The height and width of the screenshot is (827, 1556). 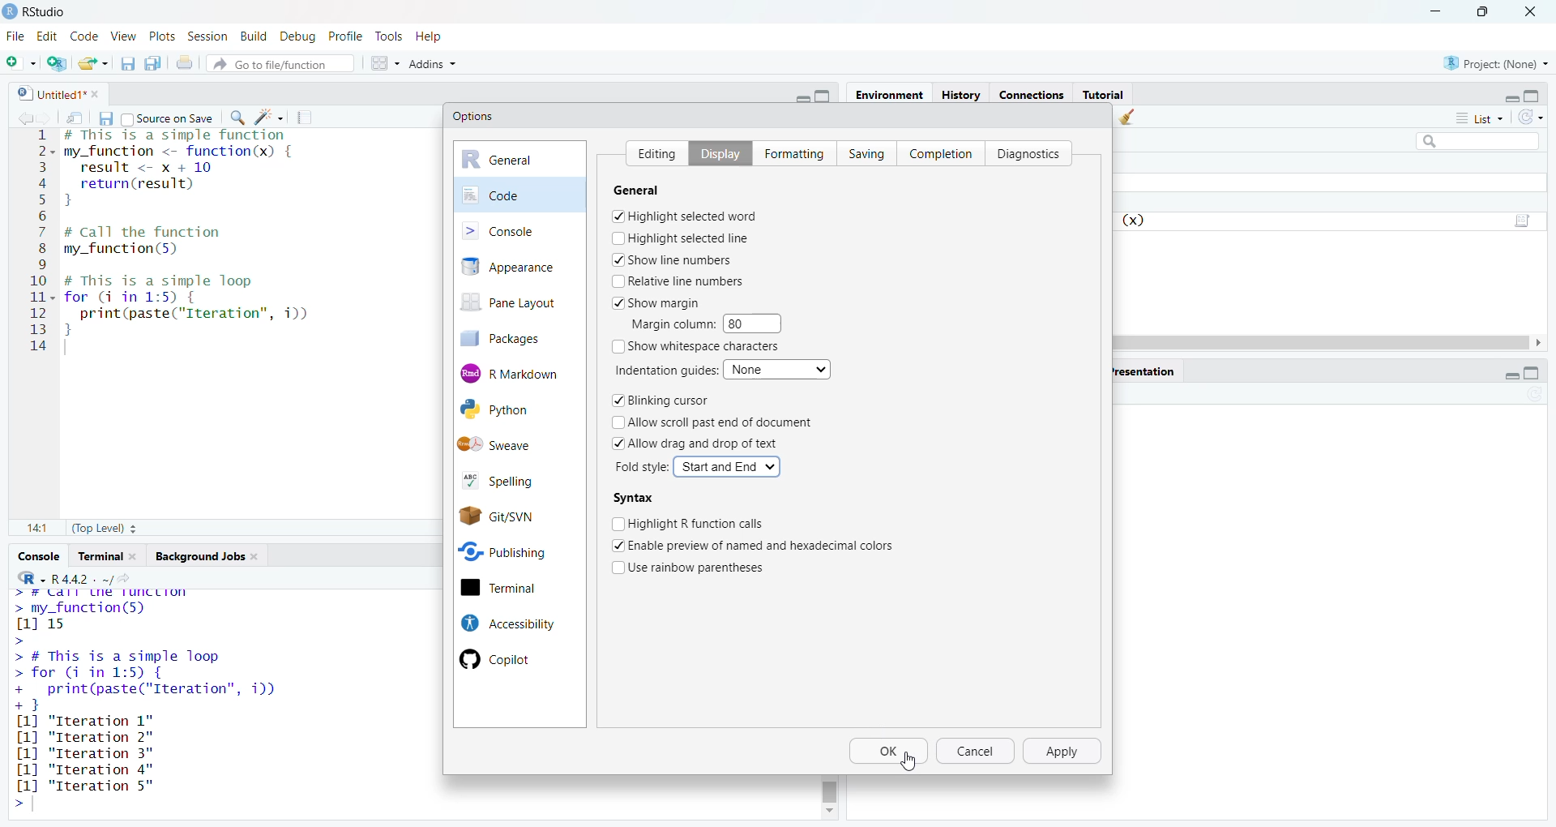 What do you see at coordinates (673, 259) in the screenshot?
I see `show line numbers` at bounding box center [673, 259].